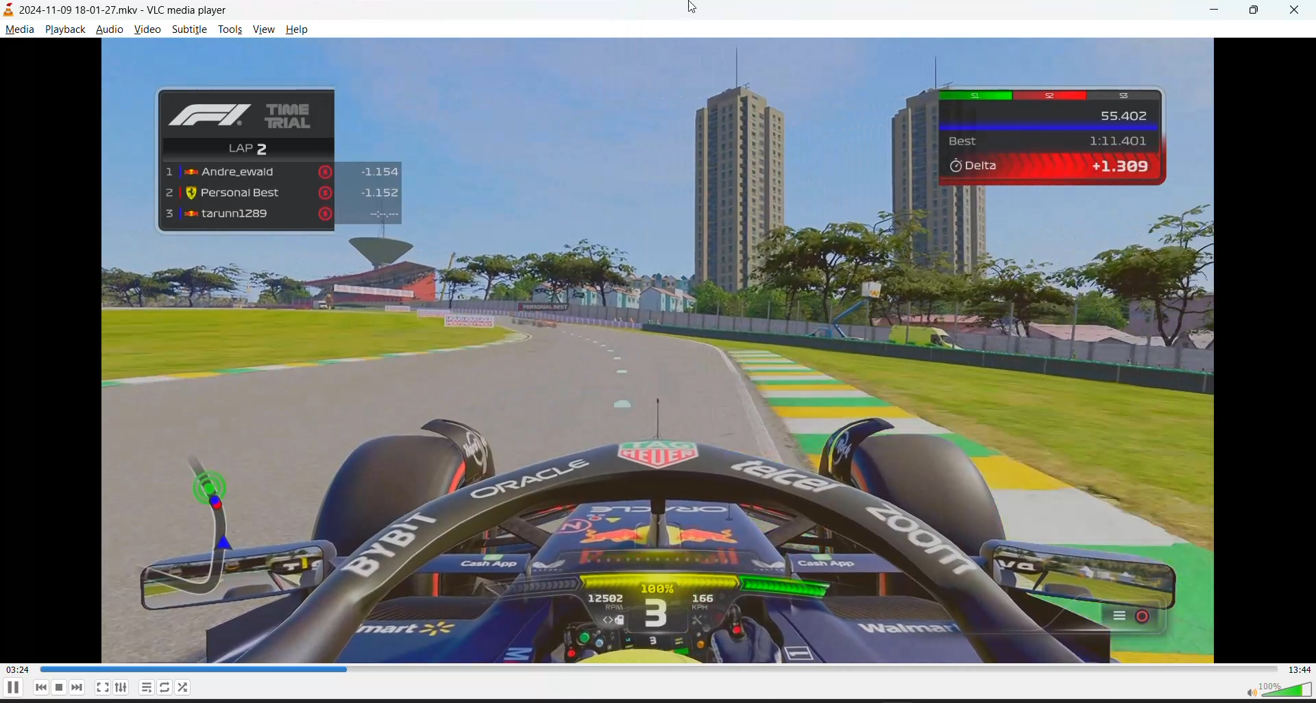 The image size is (1316, 703). What do you see at coordinates (264, 27) in the screenshot?
I see `view` at bounding box center [264, 27].